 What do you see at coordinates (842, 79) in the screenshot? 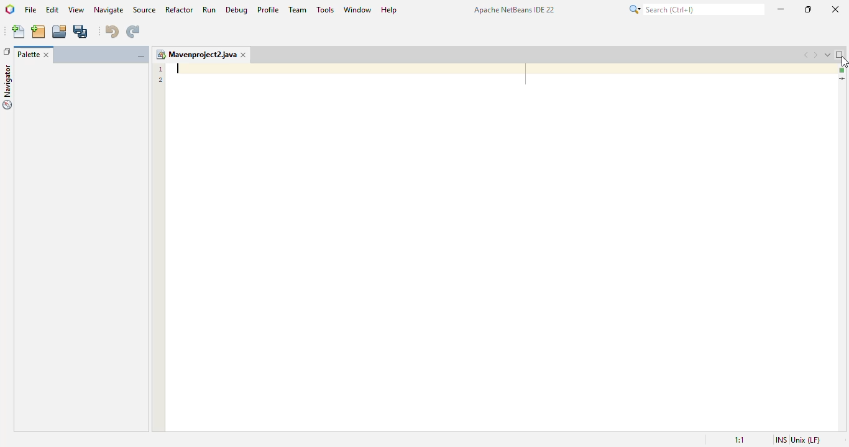
I see `current line` at bounding box center [842, 79].